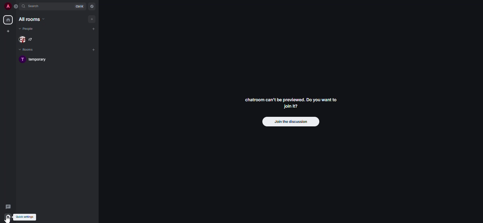 The height and width of the screenshot is (223, 483). I want to click on people, so click(29, 29).